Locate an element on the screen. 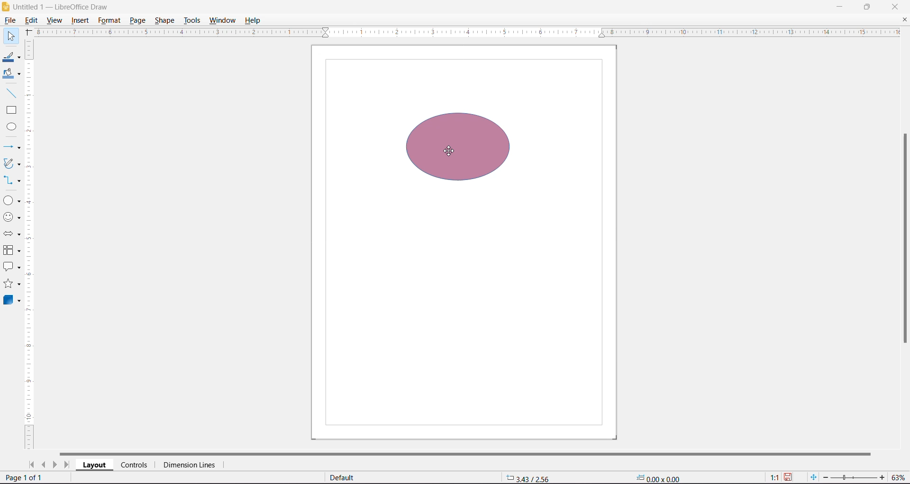 Image resolution: width=910 pixels, height=484 pixels. Select Tool is located at coordinates (11, 36).